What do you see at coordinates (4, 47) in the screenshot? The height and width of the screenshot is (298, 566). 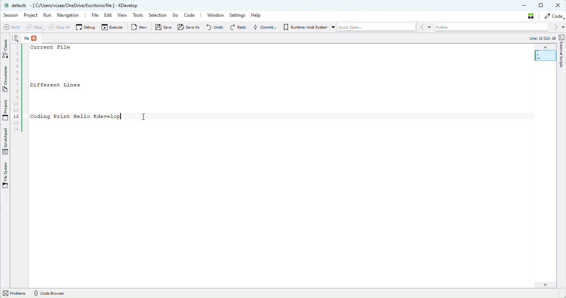 I see `Classes` at bounding box center [4, 47].